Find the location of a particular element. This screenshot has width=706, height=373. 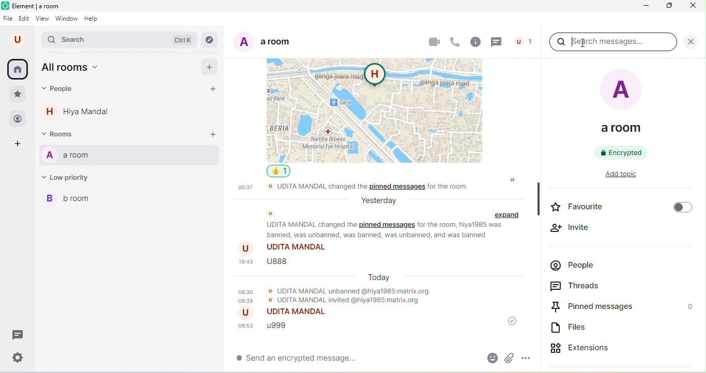

search is located at coordinates (121, 40).